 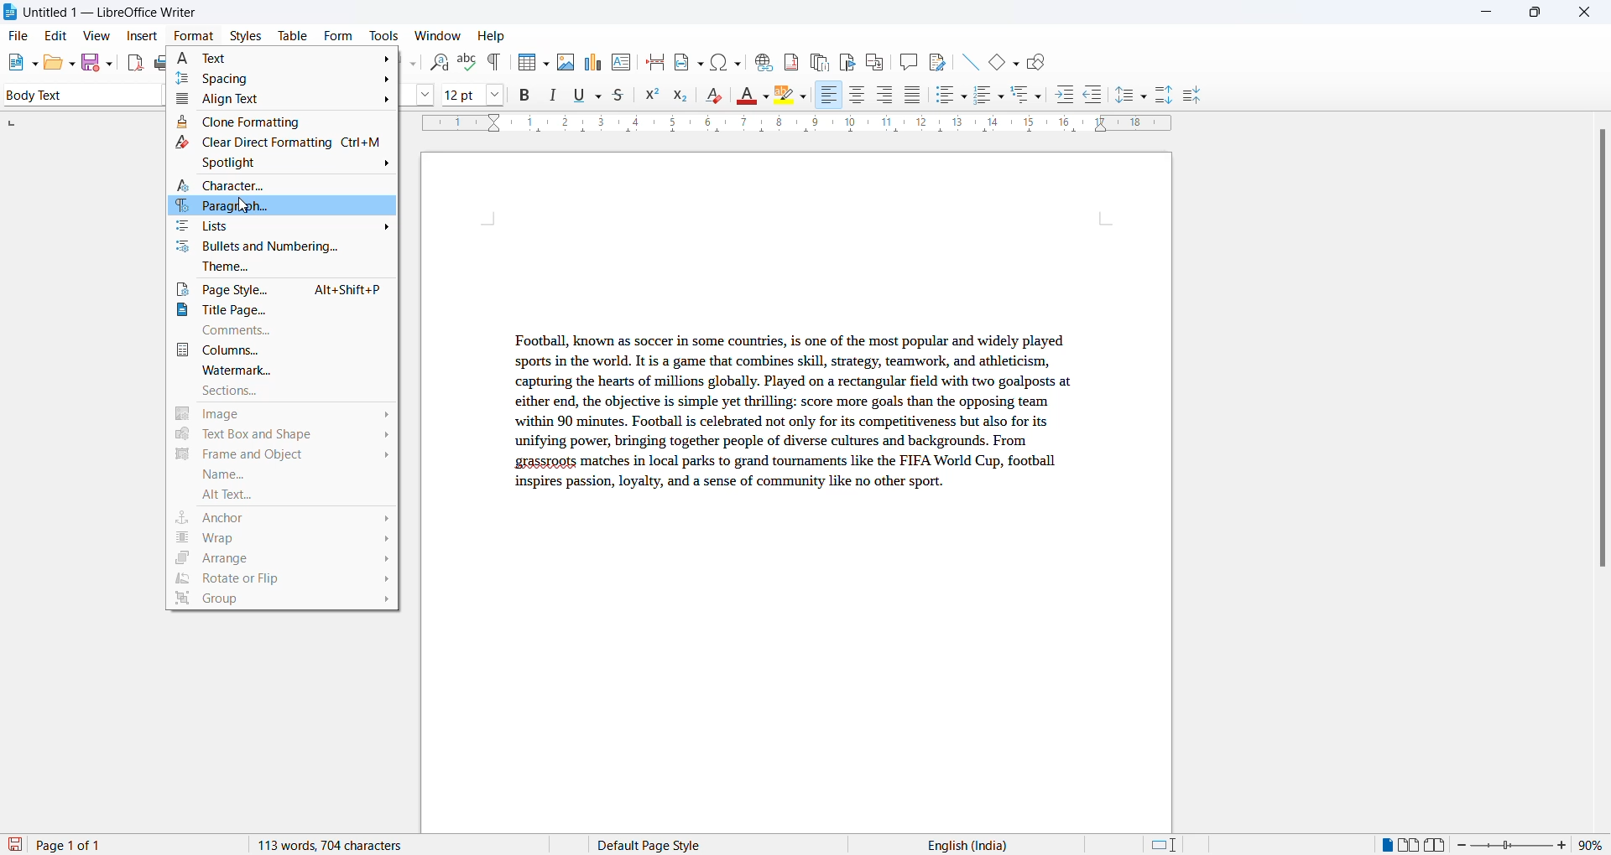 I want to click on scaling, so click(x=813, y=125).